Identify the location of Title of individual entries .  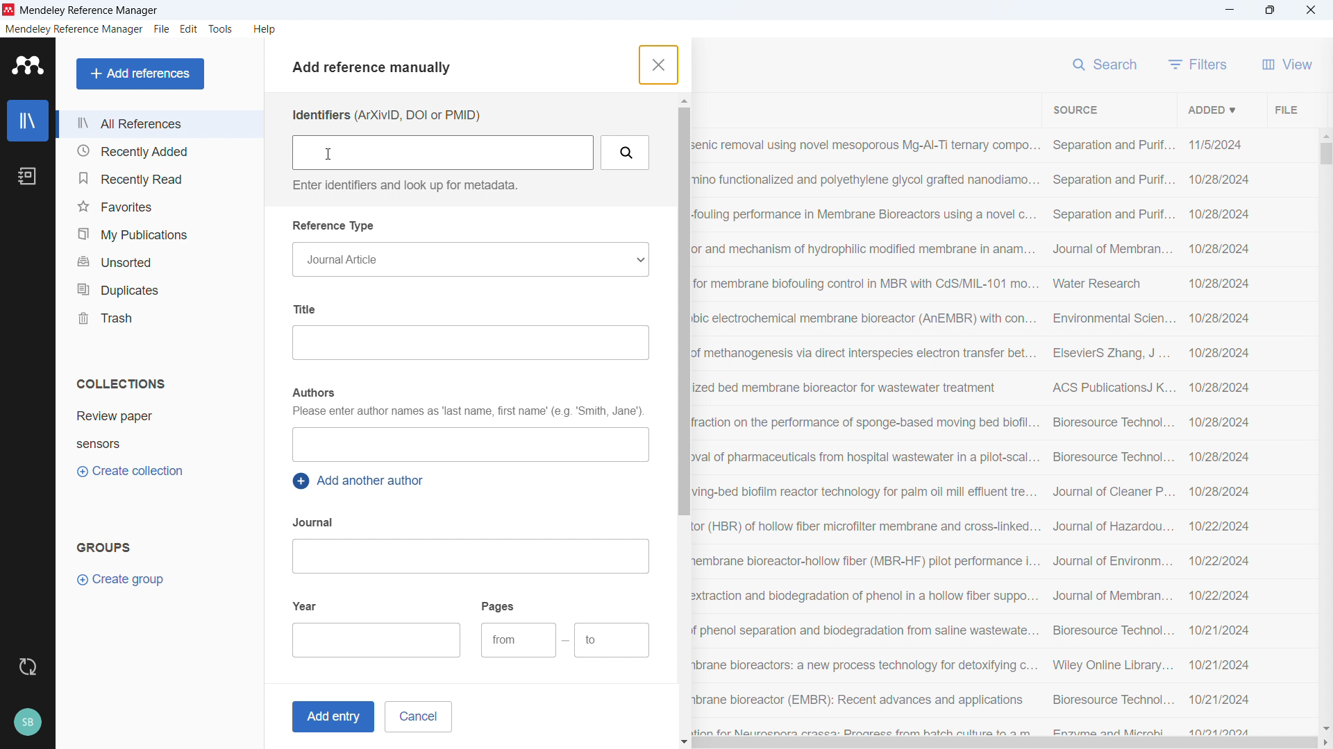
(866, 434).